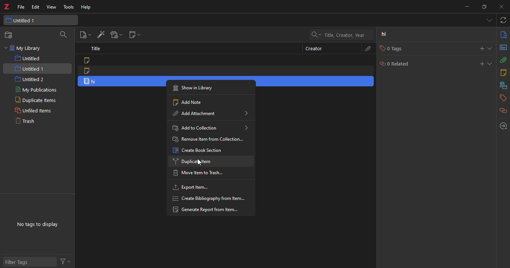  Describe the element at coordinates (29, 79) in the screenshot. I see `untitled 2` at that location.